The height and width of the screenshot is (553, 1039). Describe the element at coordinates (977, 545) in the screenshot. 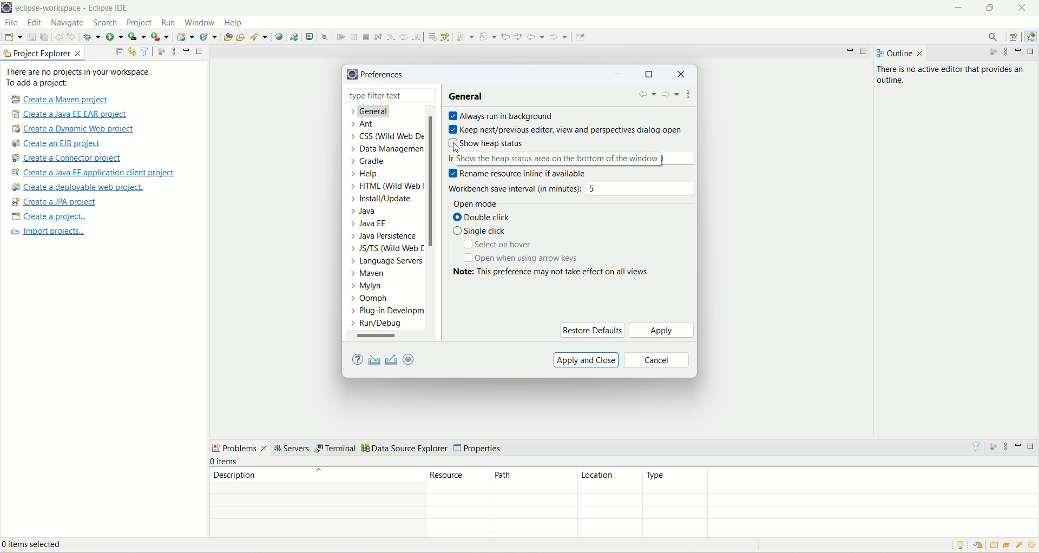

I see `restore welcome` at that location.